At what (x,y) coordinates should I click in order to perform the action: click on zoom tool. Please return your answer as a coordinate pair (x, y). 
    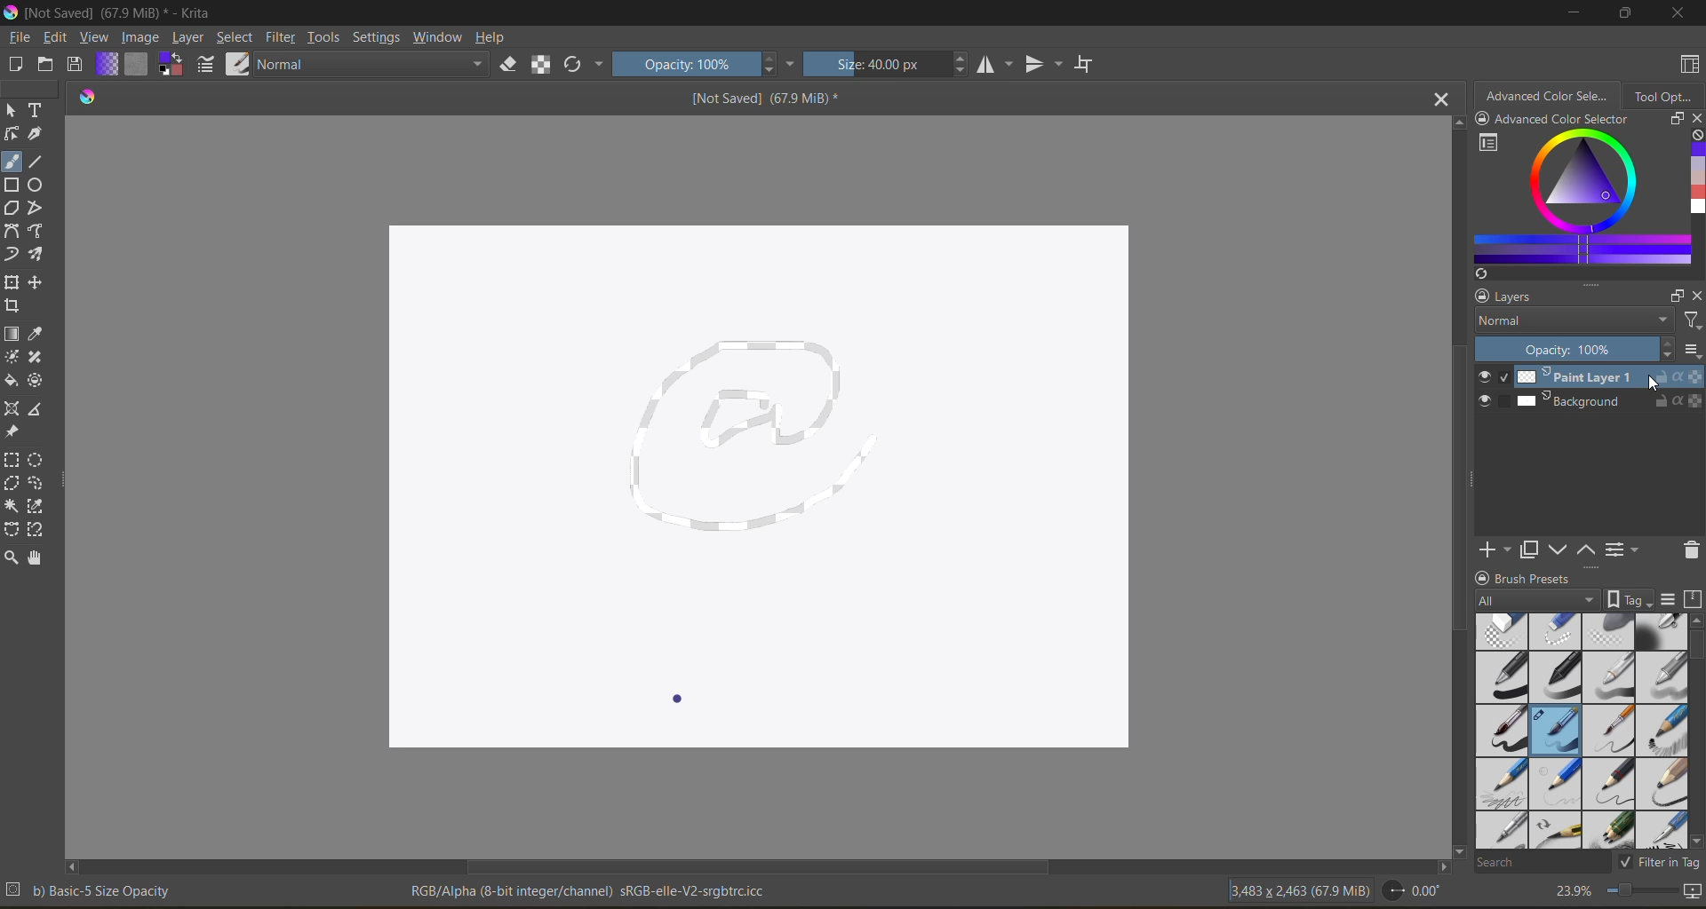
    Looking at the image, I should click on (12, 557).